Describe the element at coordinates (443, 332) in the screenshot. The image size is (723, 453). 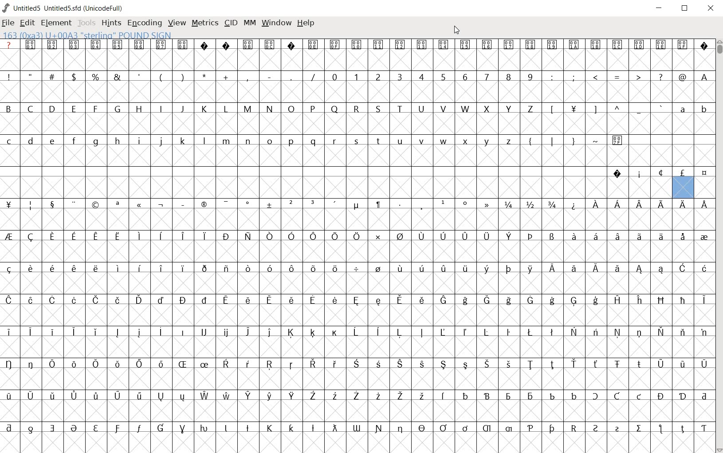
I see `Symbol` at that location.